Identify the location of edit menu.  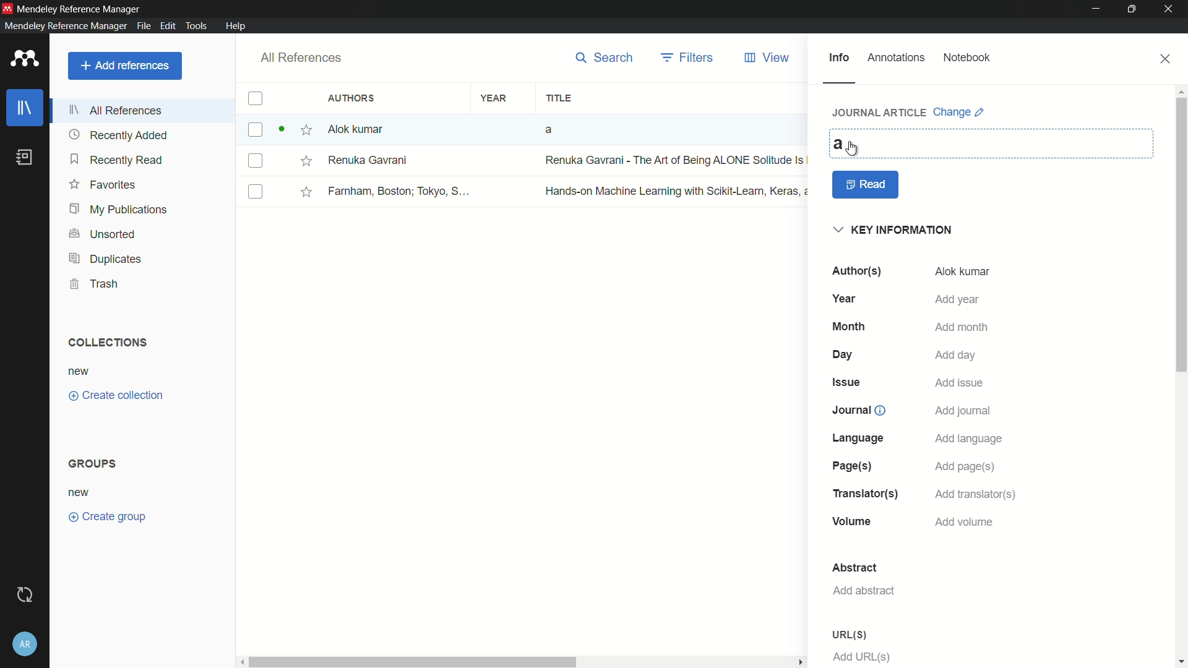
(166, 26).